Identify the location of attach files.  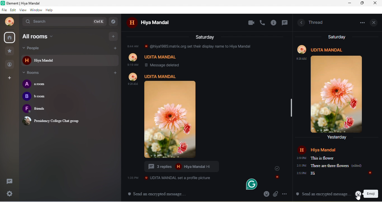
(276, 194).